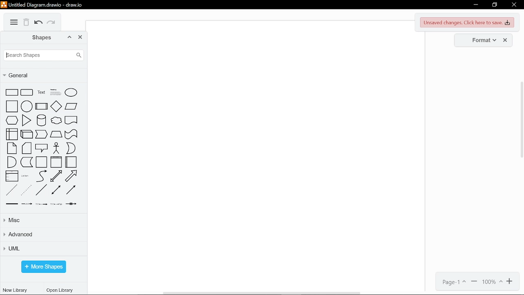  I want to click on rounded rectangle, so click(27, 93).